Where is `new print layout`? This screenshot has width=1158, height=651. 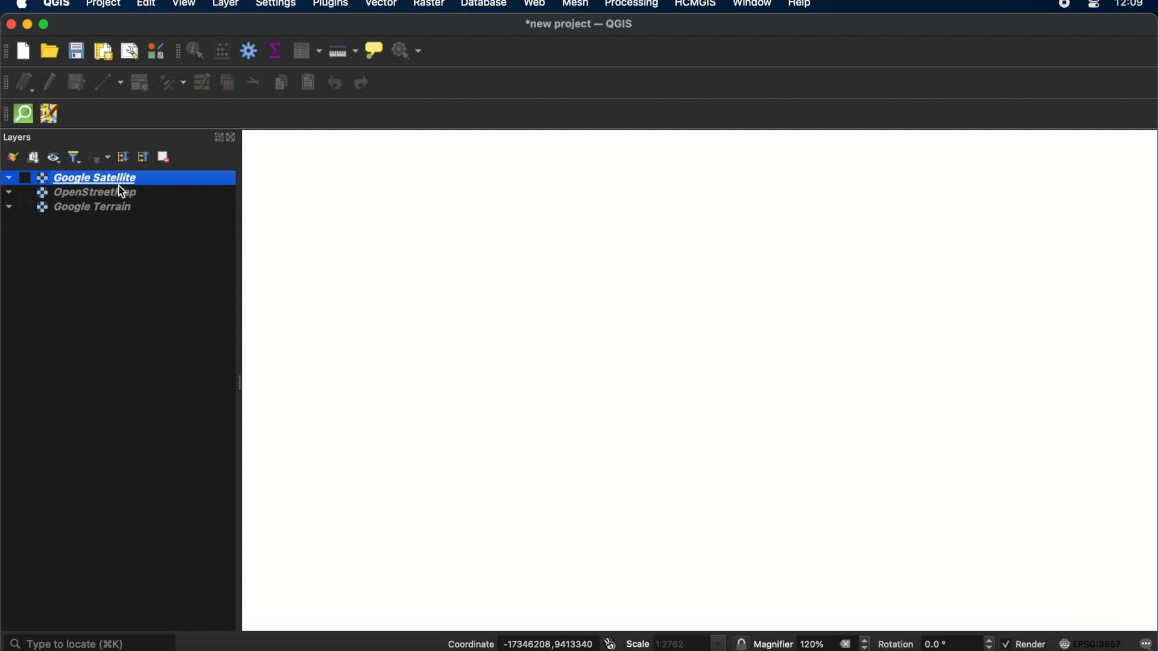
new print layout is located at coordinates (104, 51).